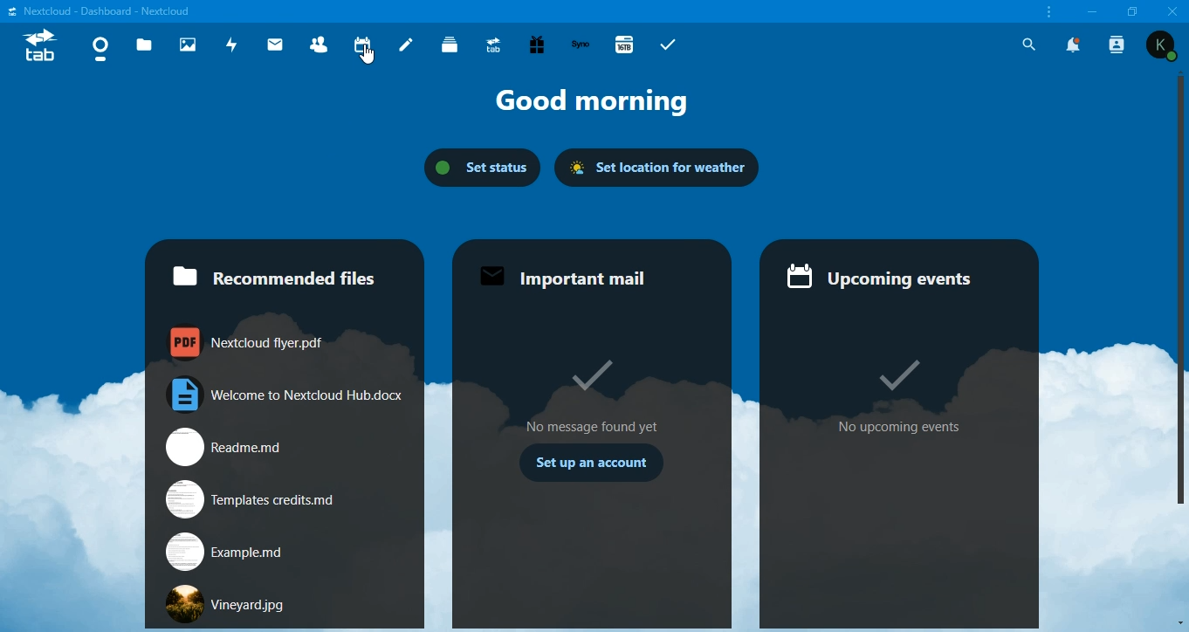 The image size is (1189, 632). What do you see at coordinates (537, 44) in the screenshot?
I see `free trial` at bounding box center [537, 44].